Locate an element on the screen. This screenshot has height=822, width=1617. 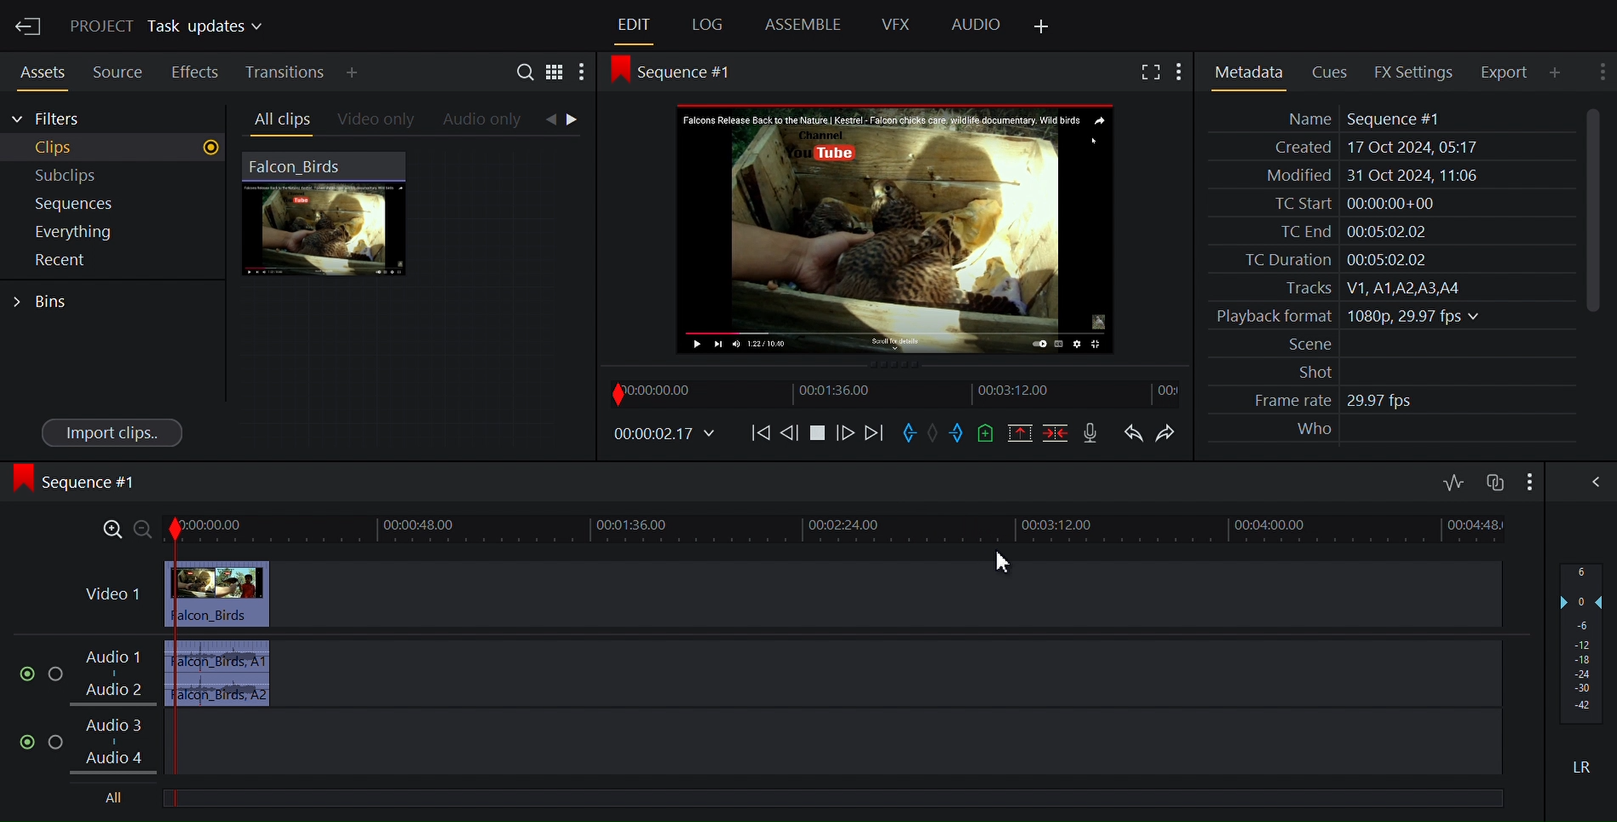
Nudge one frame backwards is located at coordinates (792, 435).